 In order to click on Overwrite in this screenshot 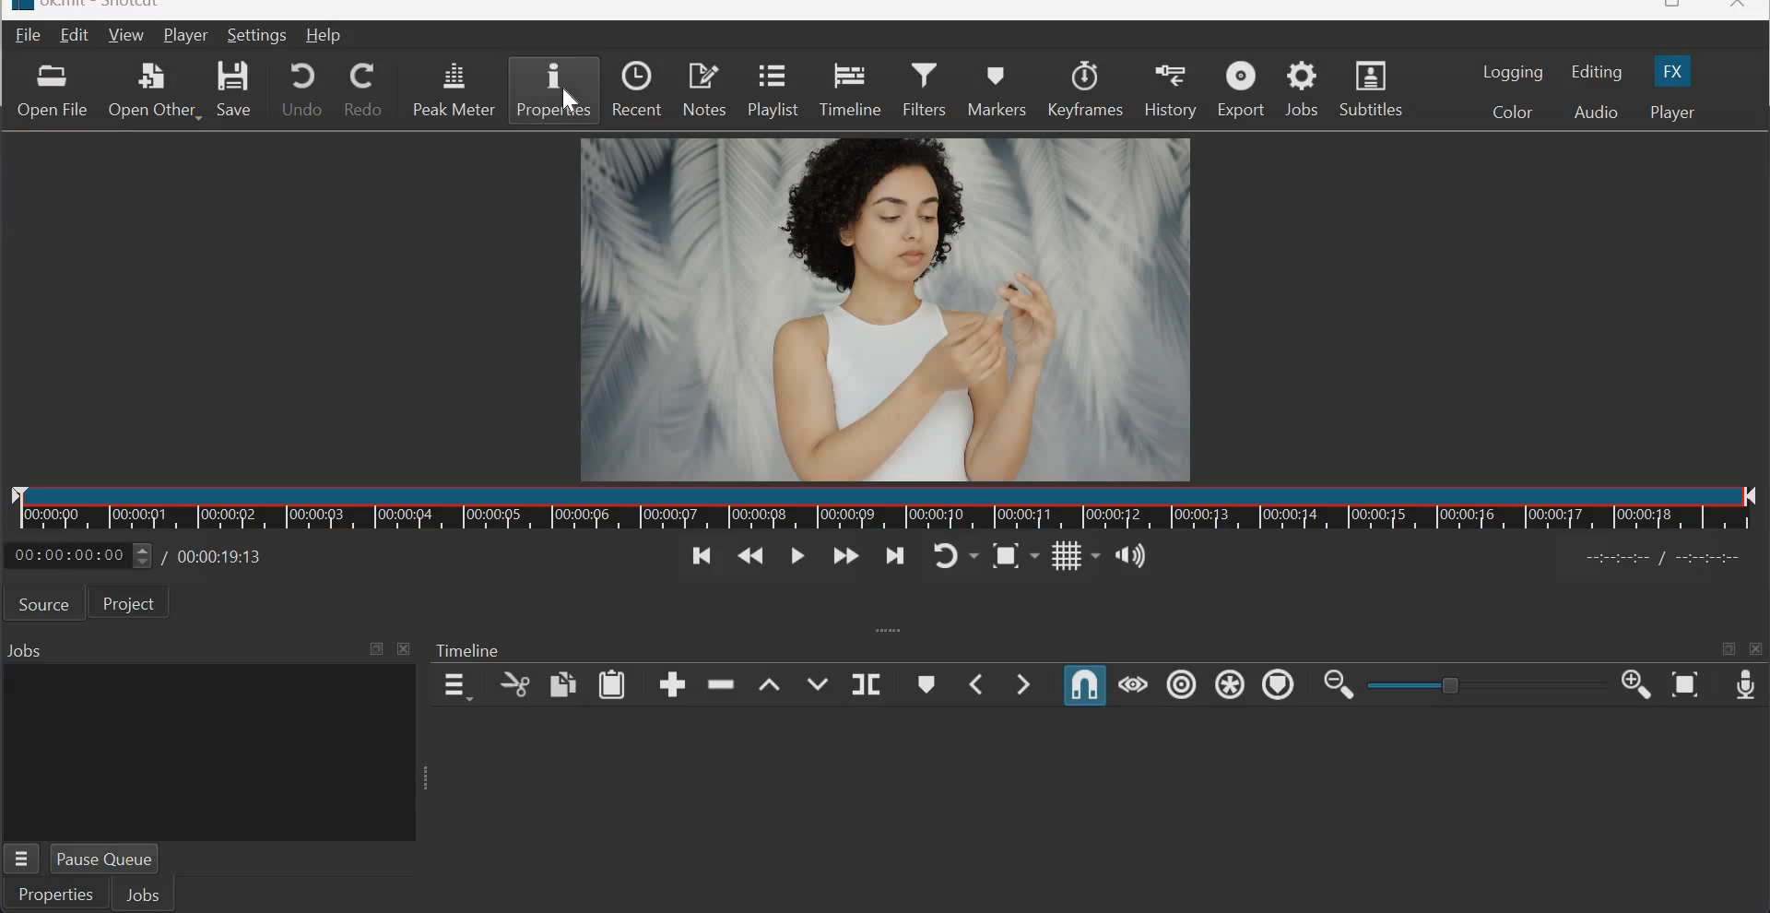, I will do `click(816, 681)`.